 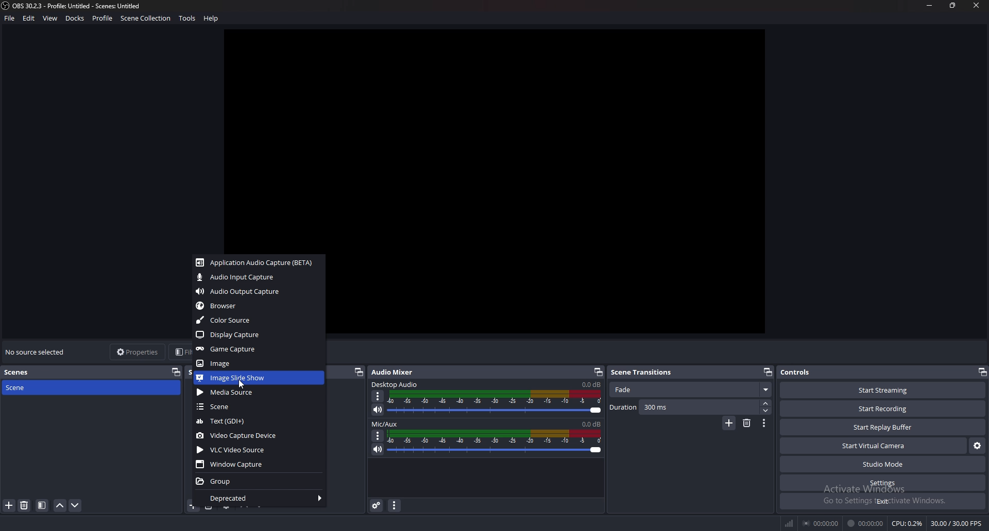 What do you see at coordinates (10, 19) in the screenshot?
I see `file` at bounding box center [10, 19].